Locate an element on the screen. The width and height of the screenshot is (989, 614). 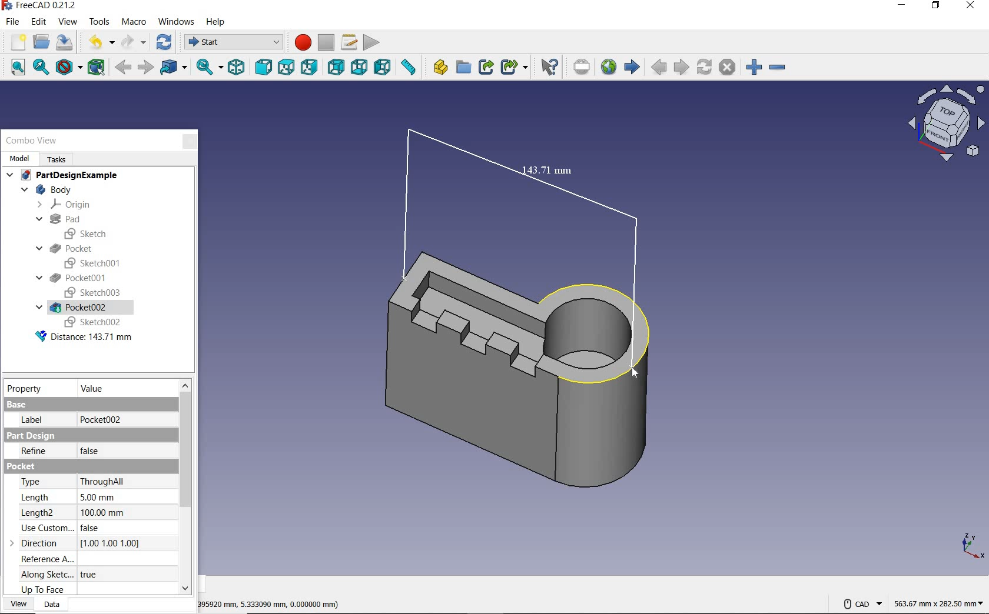
DATA is located at coordinates (52, 605).